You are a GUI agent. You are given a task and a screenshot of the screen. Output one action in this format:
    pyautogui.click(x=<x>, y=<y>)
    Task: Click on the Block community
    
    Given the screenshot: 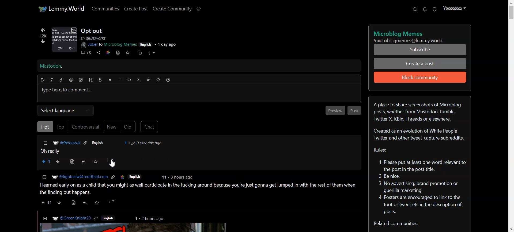 What is the action you would take?
    pyautogui.click(x=420, y=77)
    